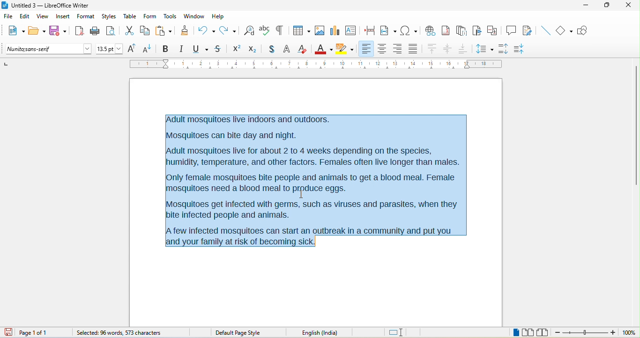 The height and width of the screenshot is (338, 640). Describe the element at coordinates (323, 332) in the screenshot. I see `English (India)` at that location.